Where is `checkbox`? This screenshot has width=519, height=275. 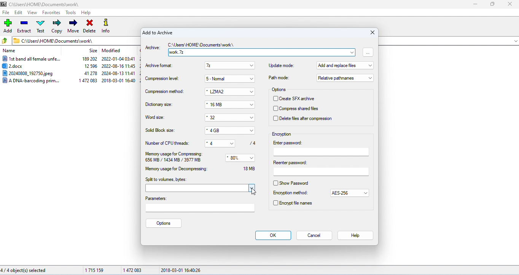 checkbox is located at coordinates (275, 99).